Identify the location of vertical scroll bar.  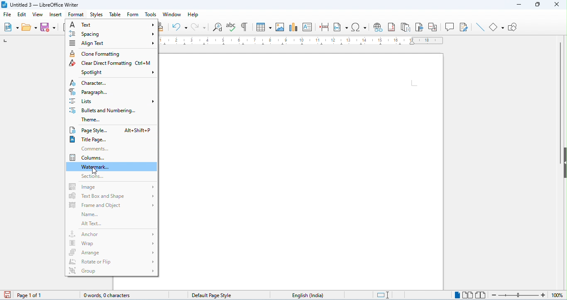
(560, 103).